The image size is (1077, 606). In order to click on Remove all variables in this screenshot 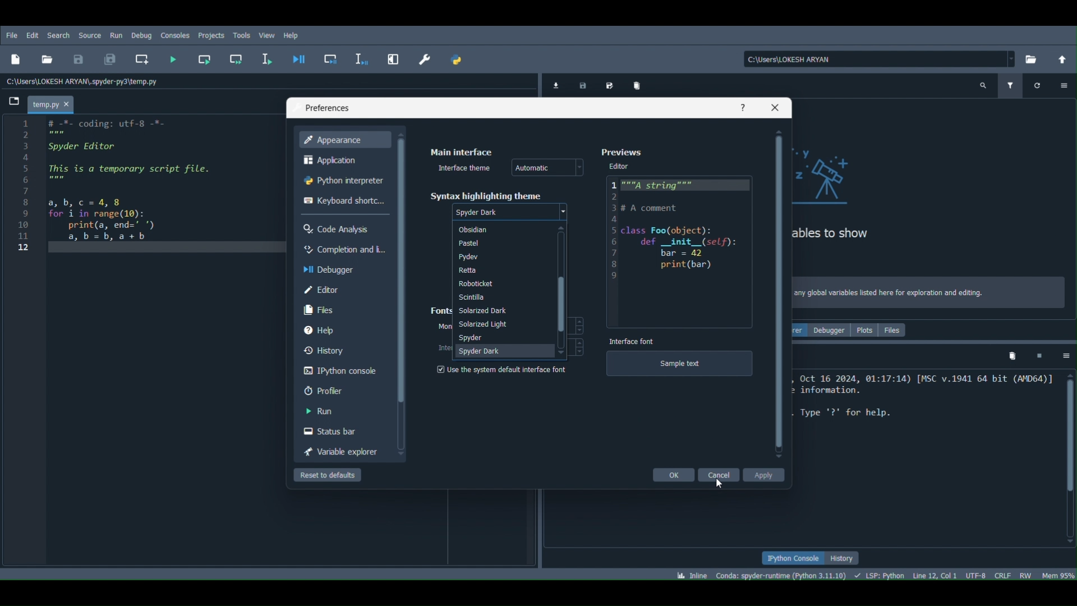, I will do `click(1009, 356)`.